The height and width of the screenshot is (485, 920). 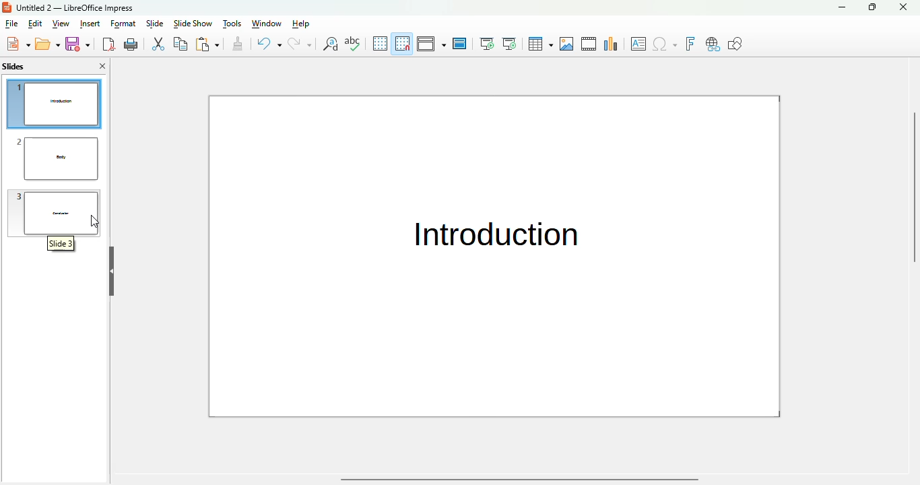 I want to click on snap to grid, so click(x=403, y=43).